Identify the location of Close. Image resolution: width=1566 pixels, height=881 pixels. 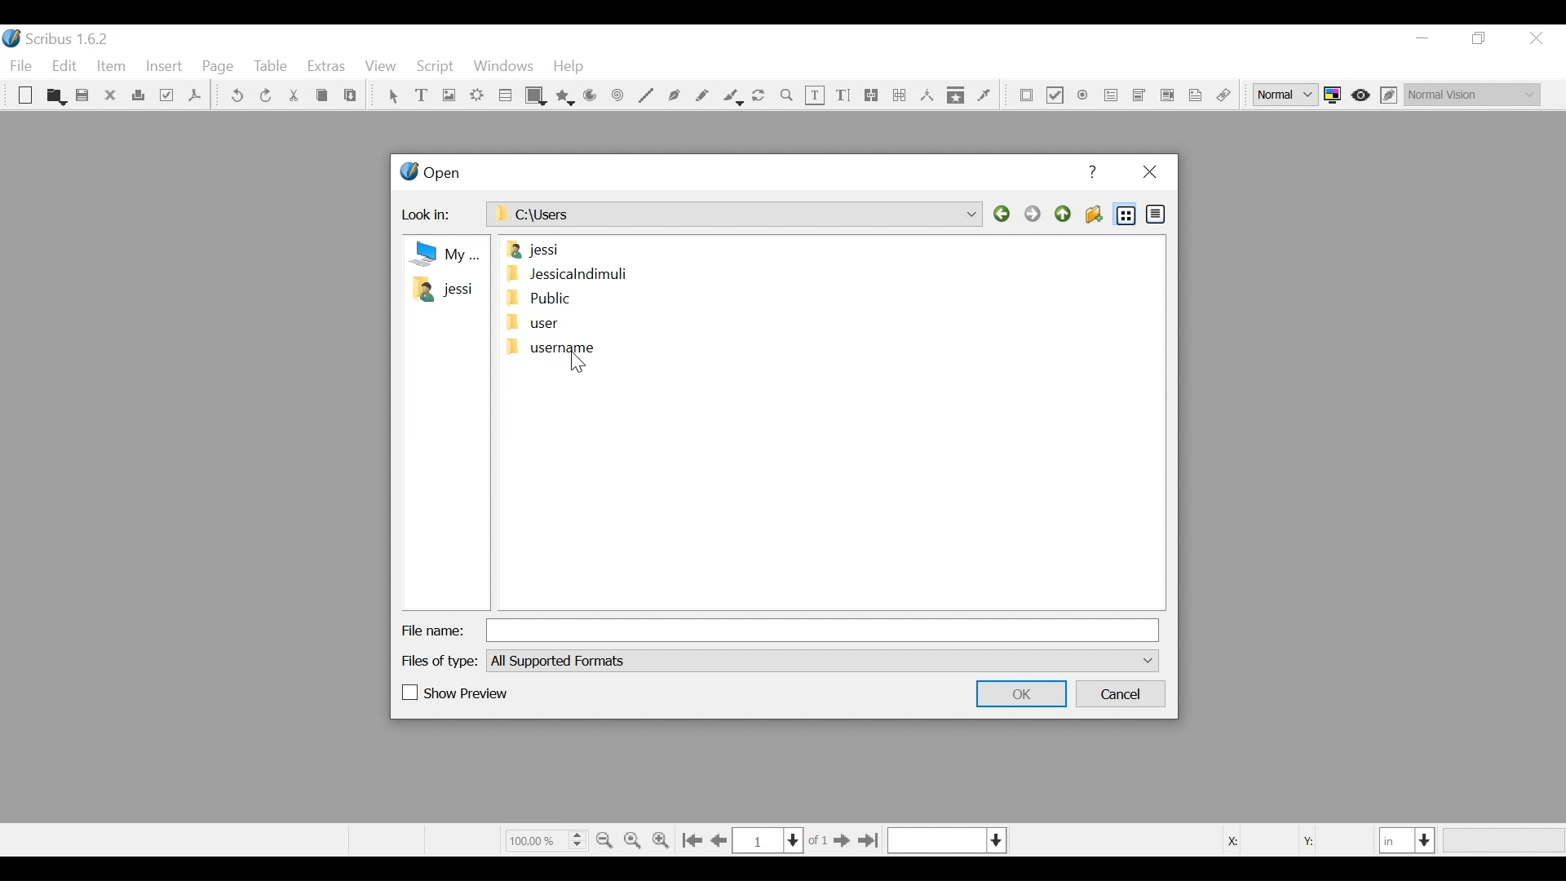
(1148, 173).